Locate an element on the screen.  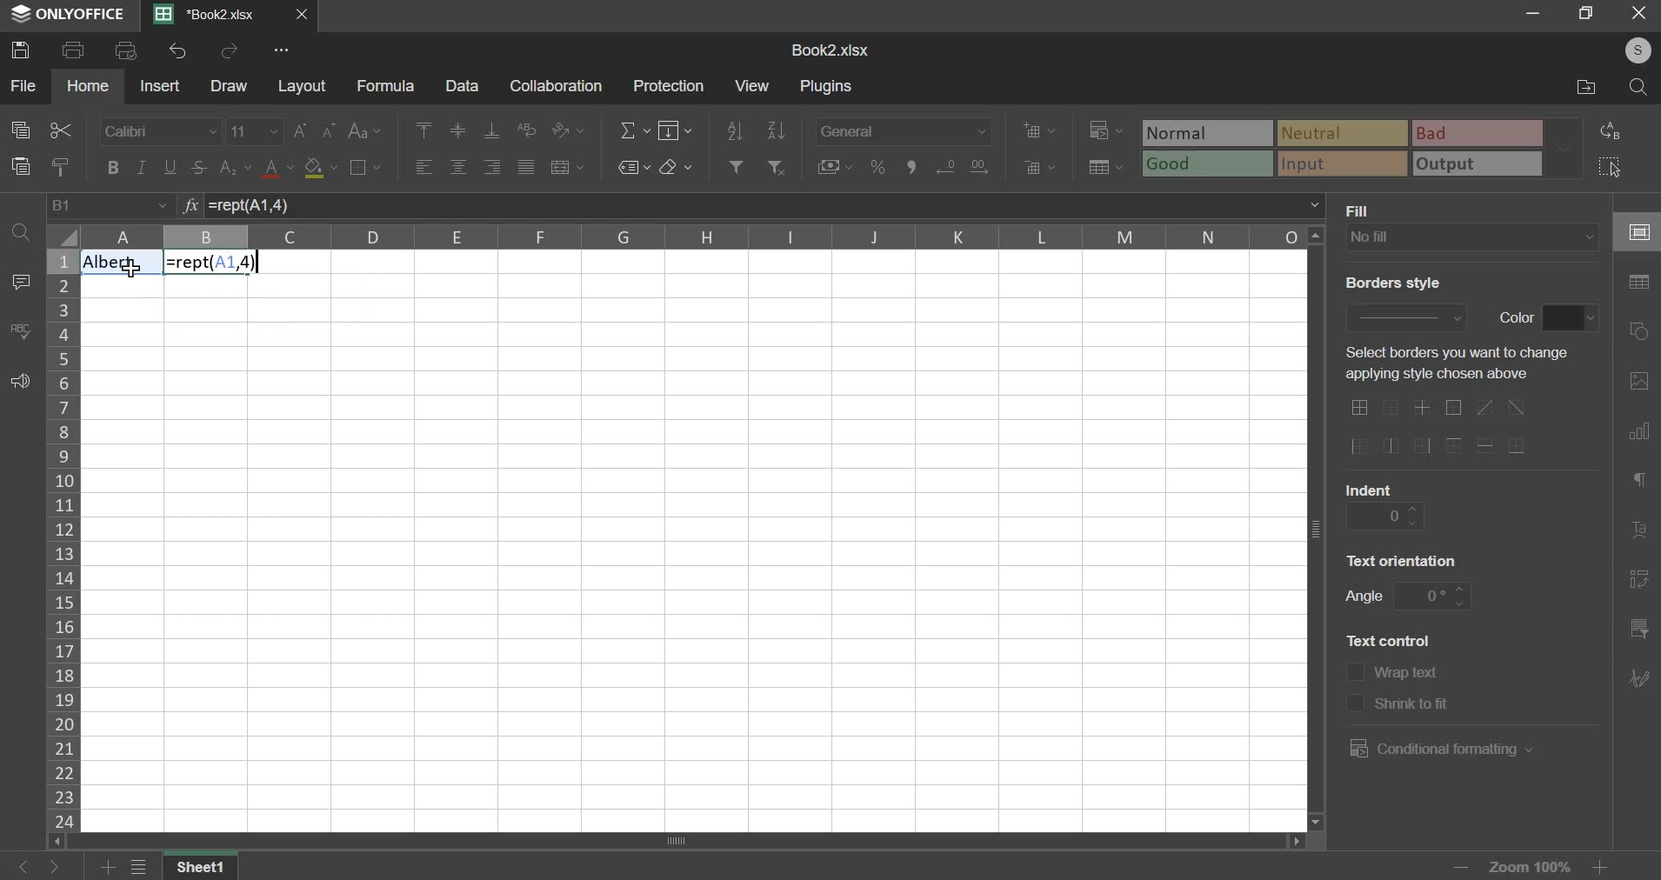
cut is located at coordinates (60, 129).